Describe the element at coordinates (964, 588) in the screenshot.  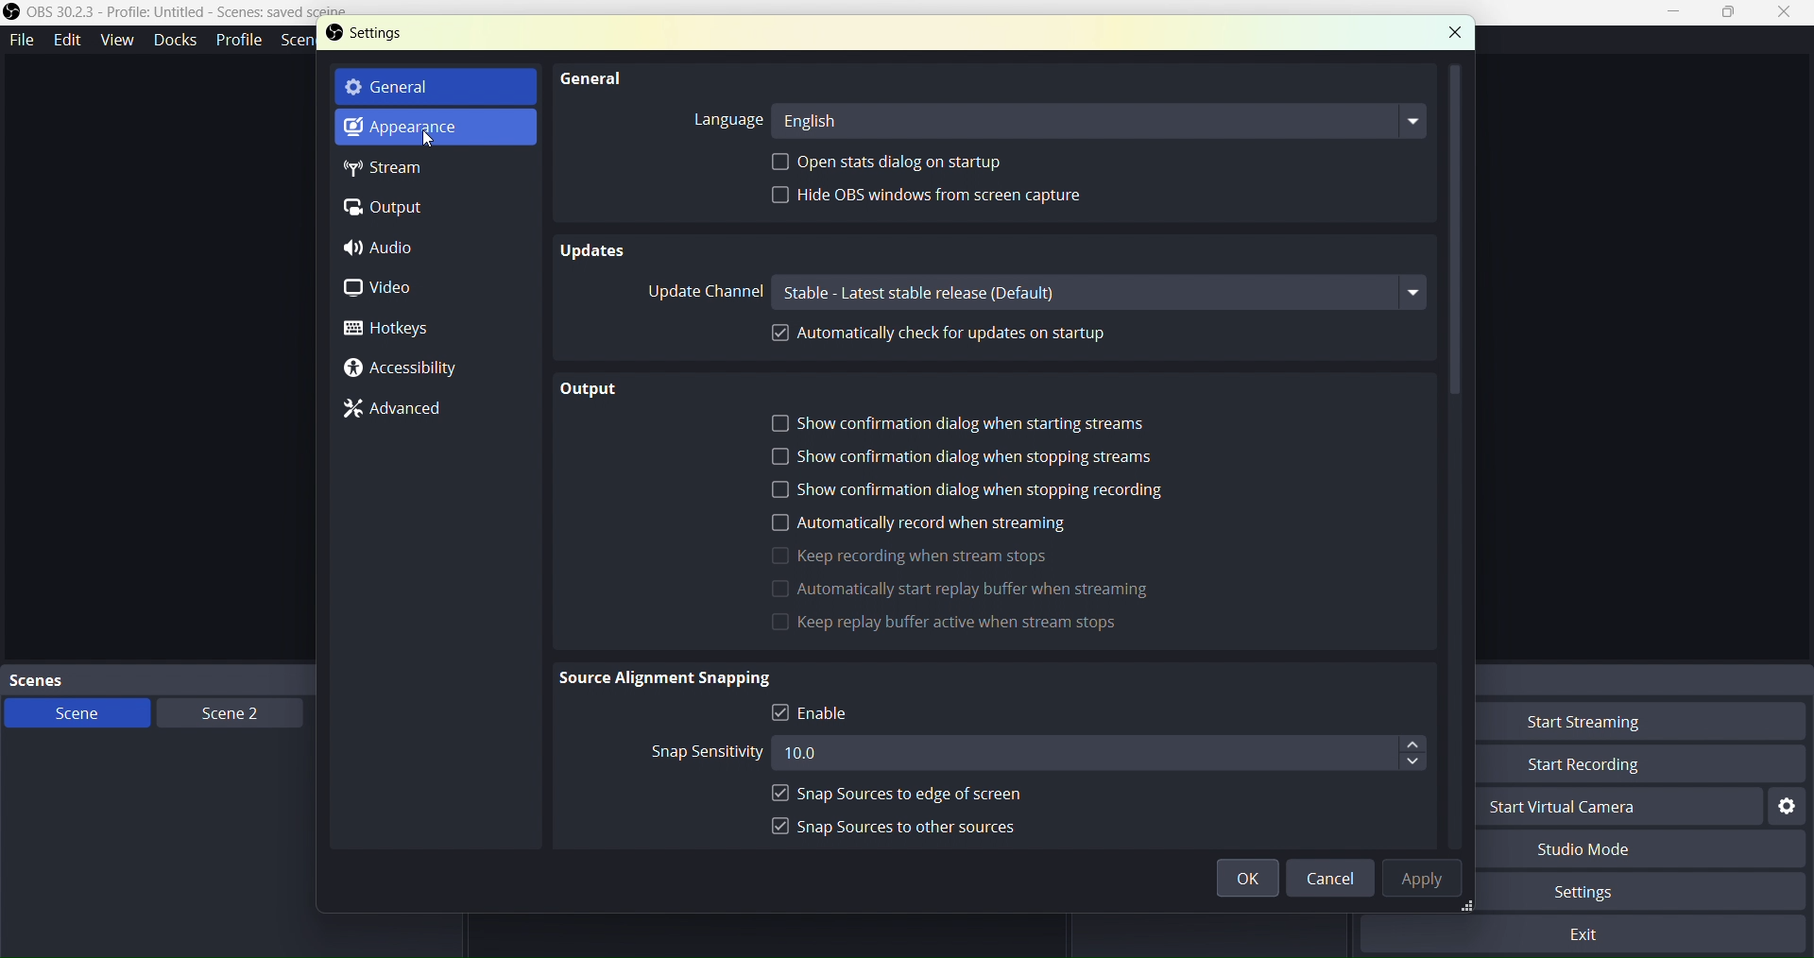
I see `grey out options` at that location.